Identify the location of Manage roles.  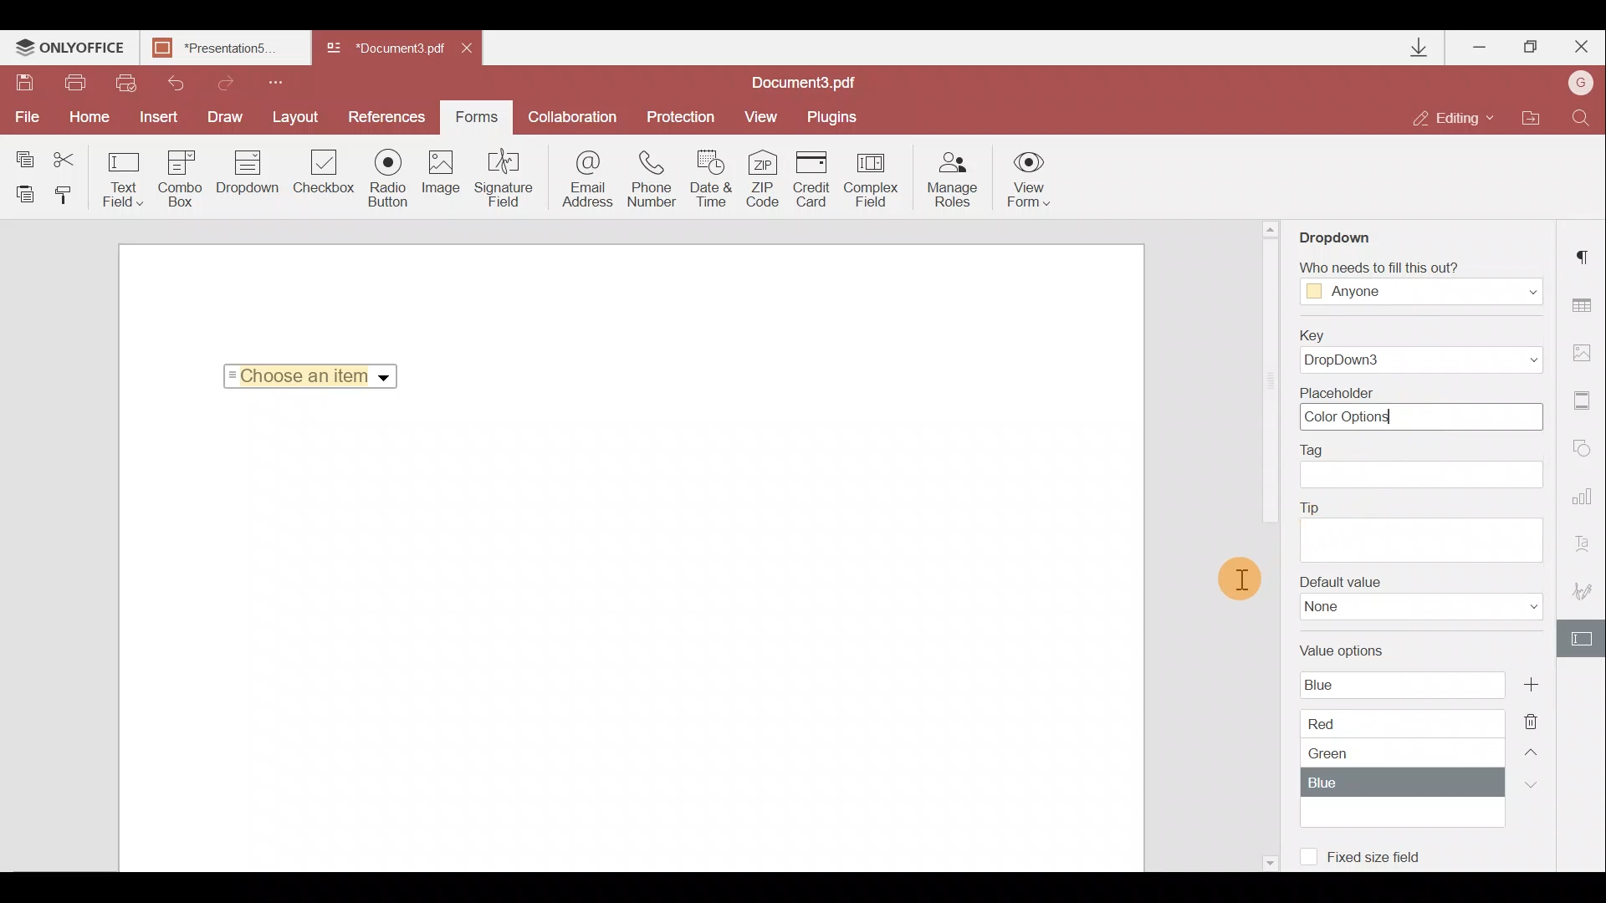
(953, 180).